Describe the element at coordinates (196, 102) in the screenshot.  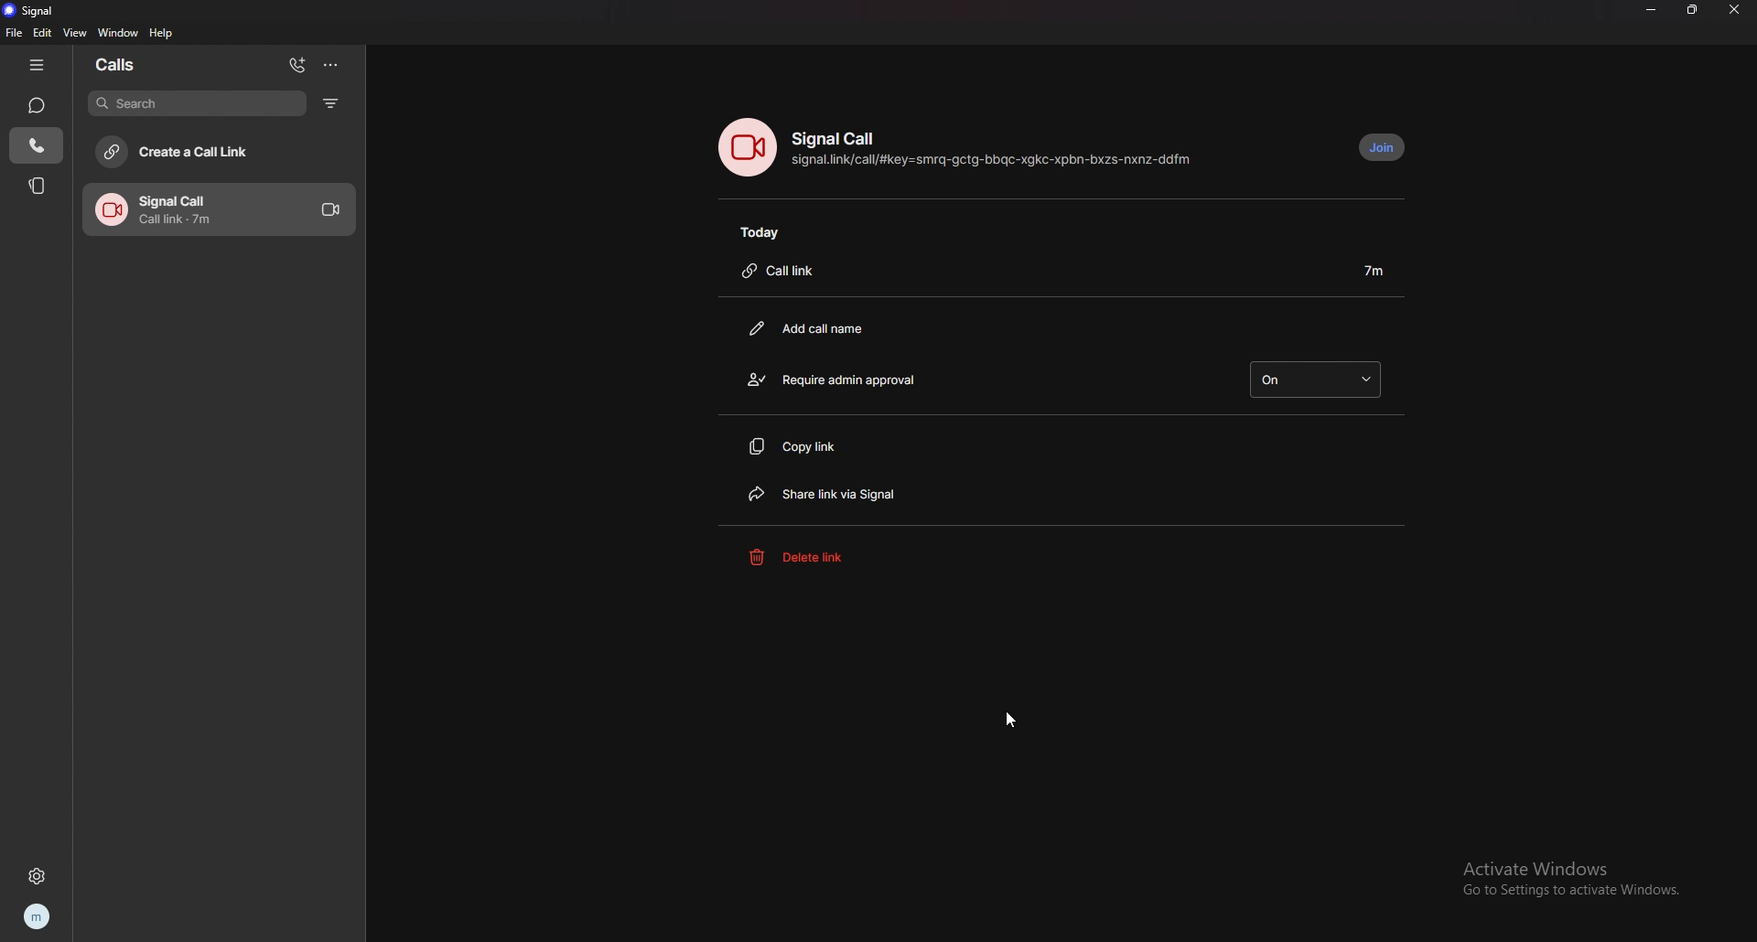
I see `search` at that location.